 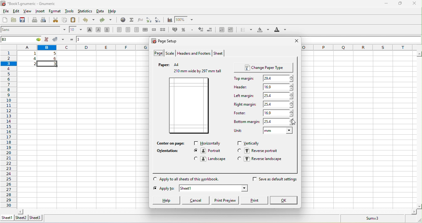 I want to click on split a merged cells, so click(x=164, y=30).